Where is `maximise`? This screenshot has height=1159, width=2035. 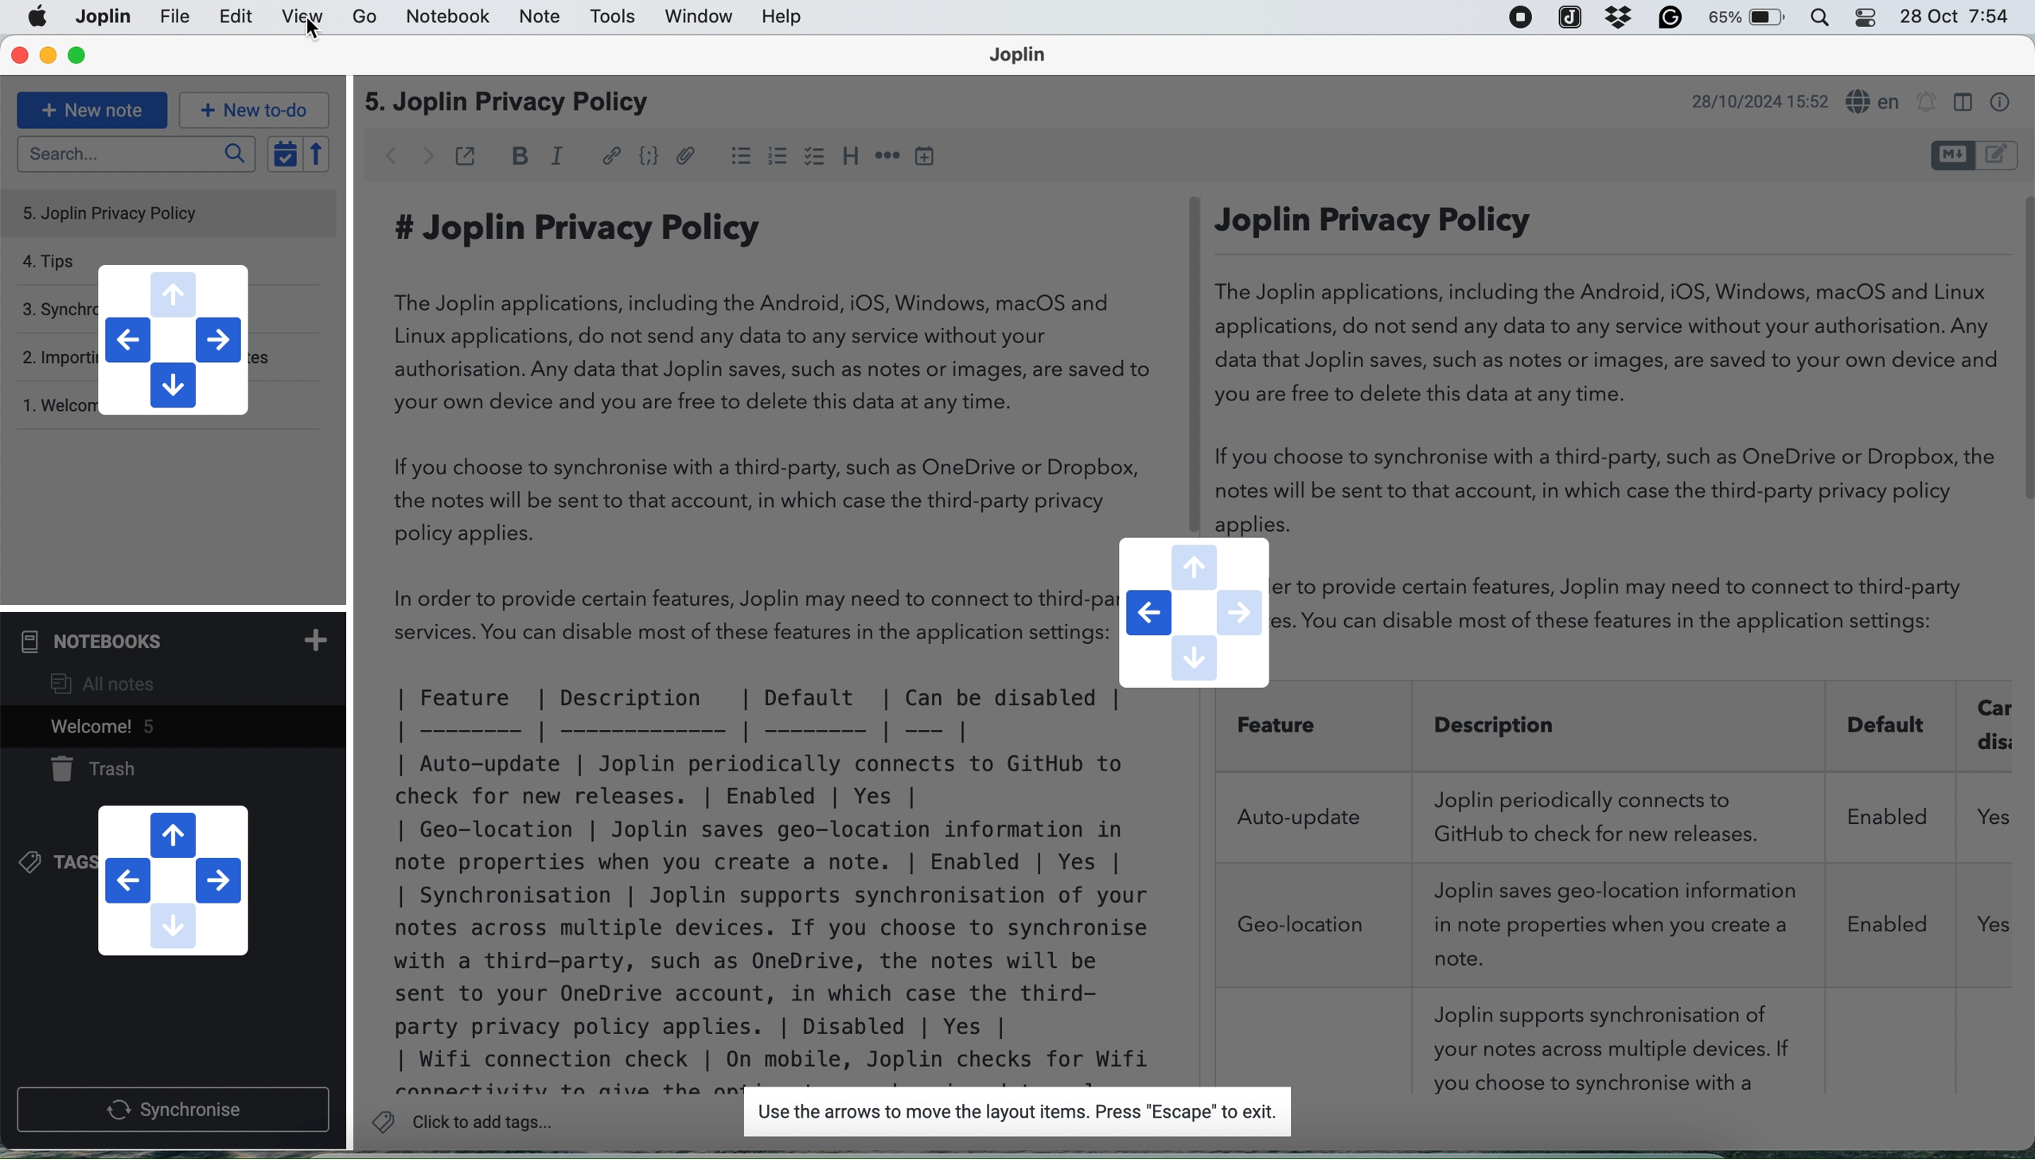 maximise is located at coordinates (77, 56).